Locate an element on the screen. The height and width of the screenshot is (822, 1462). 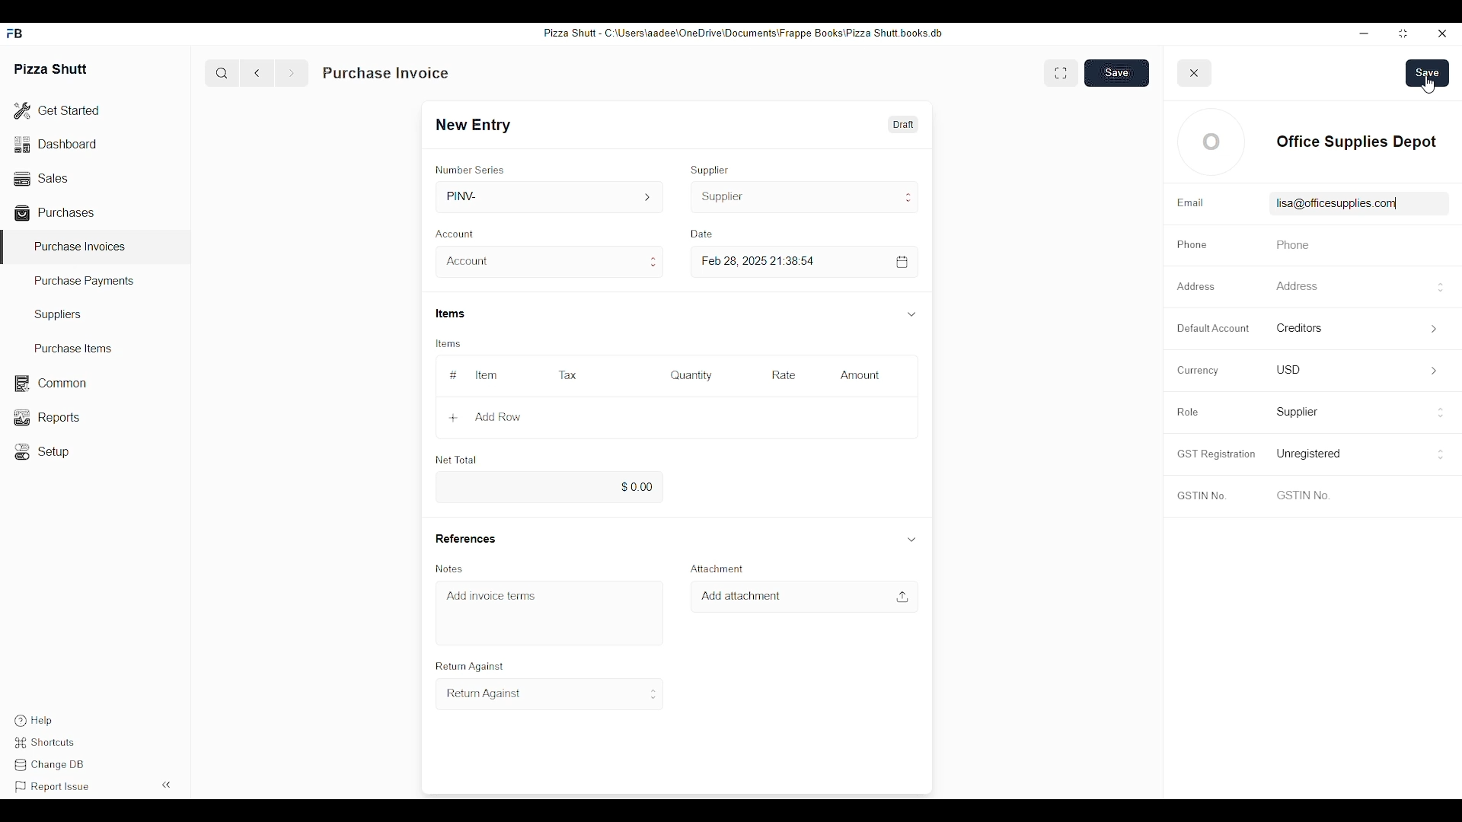
Purchase Invoices is located at coordinates (80, 246).